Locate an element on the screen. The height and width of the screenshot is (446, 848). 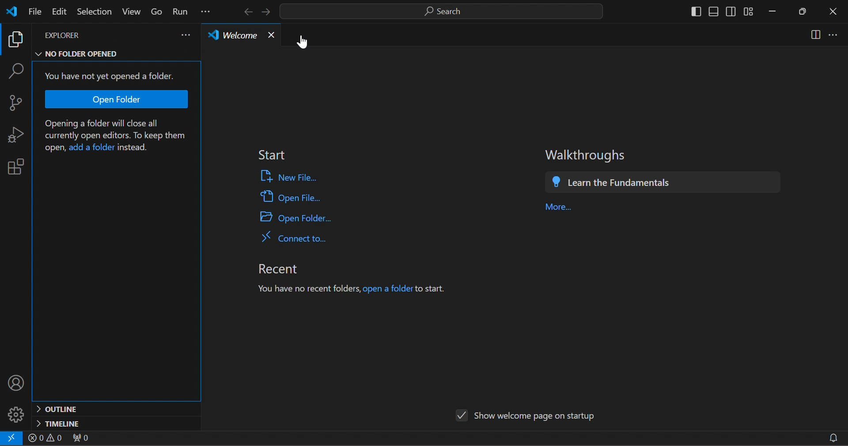
more is located at coordinates (208, 10).